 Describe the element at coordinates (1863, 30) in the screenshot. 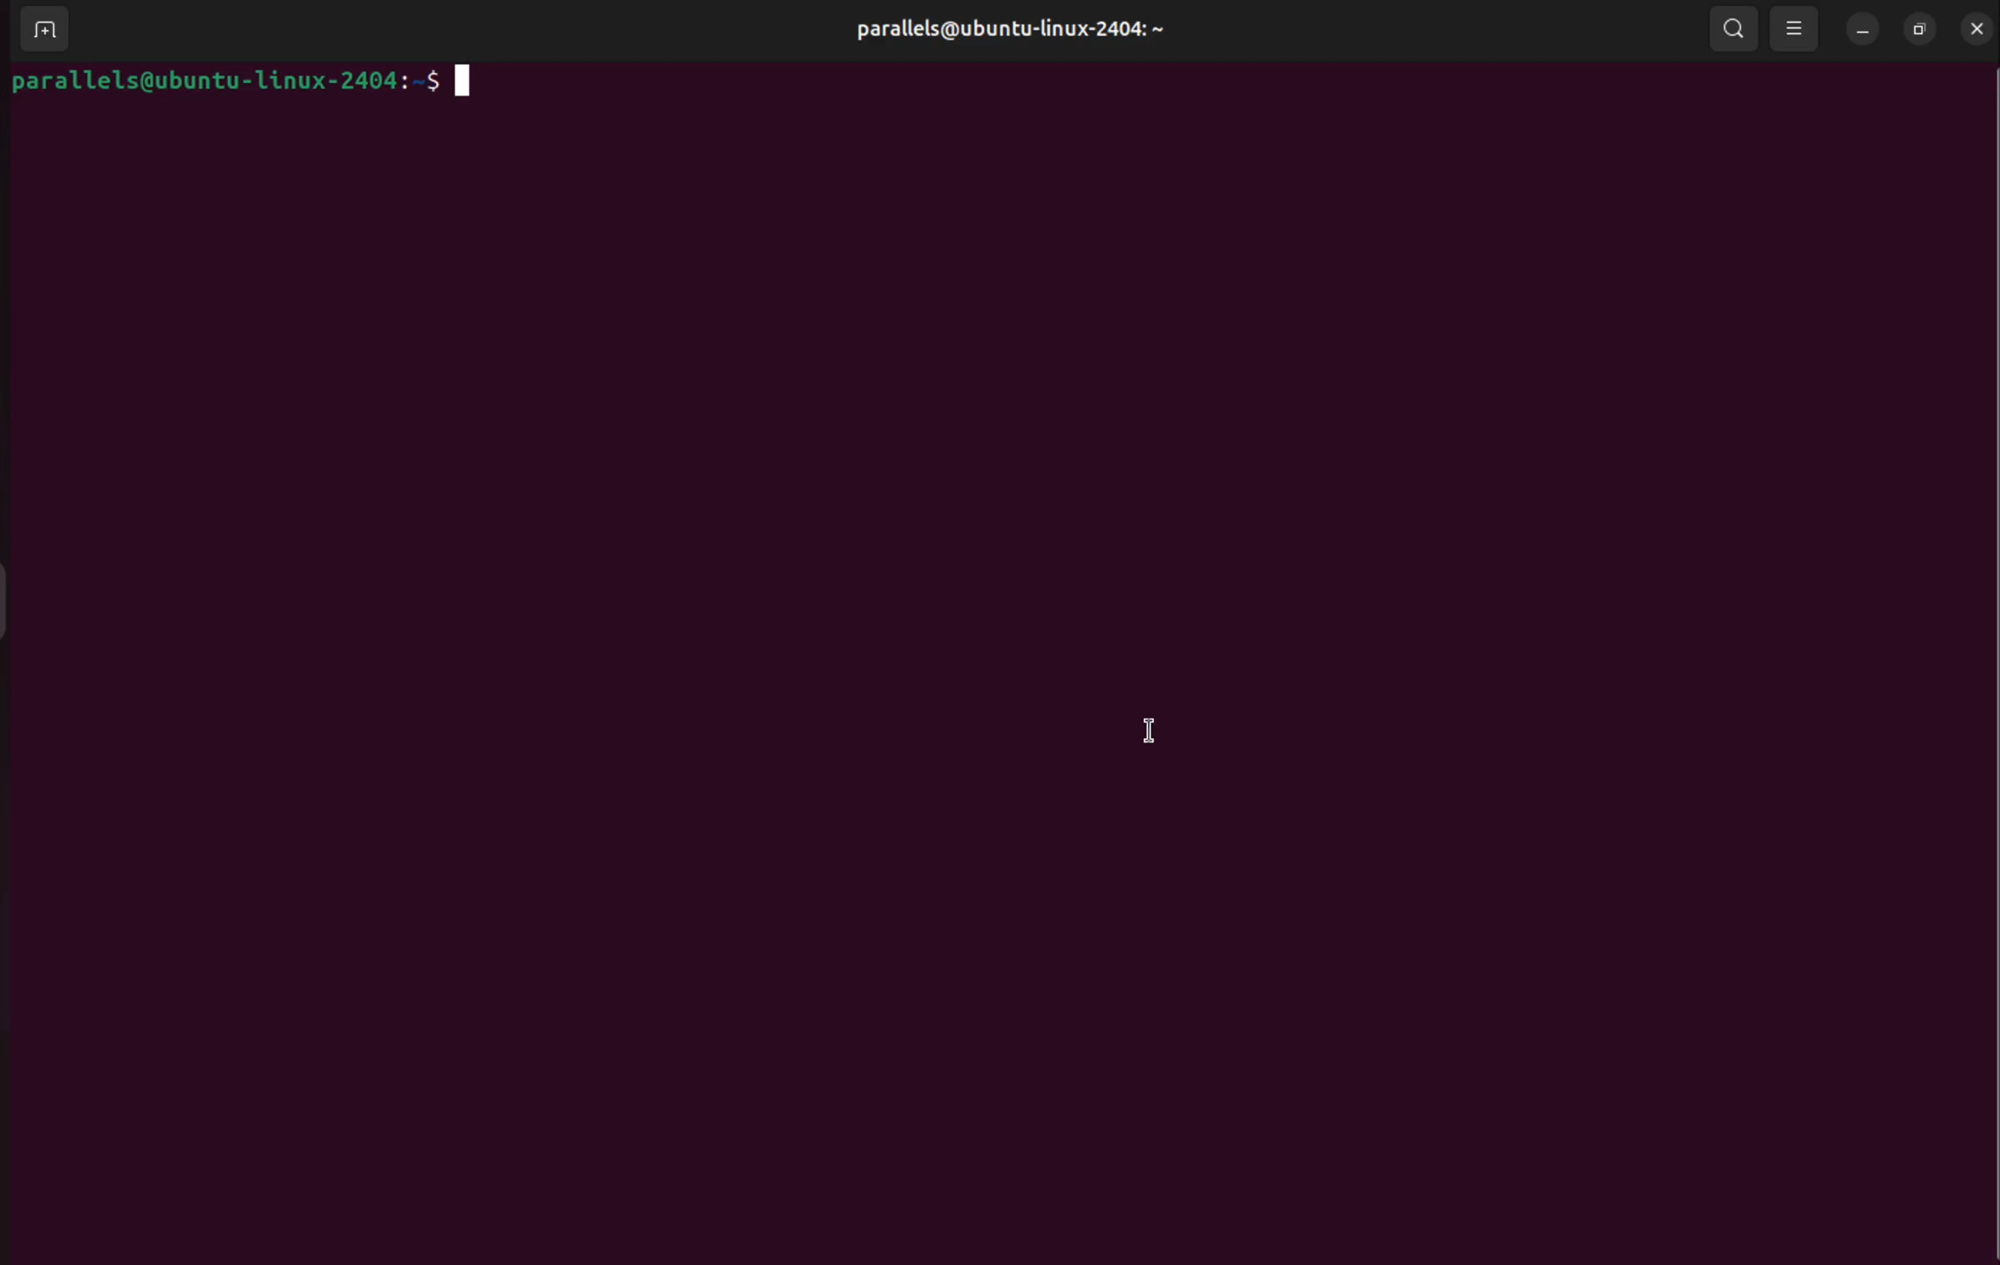

I see `minimize` at that location.